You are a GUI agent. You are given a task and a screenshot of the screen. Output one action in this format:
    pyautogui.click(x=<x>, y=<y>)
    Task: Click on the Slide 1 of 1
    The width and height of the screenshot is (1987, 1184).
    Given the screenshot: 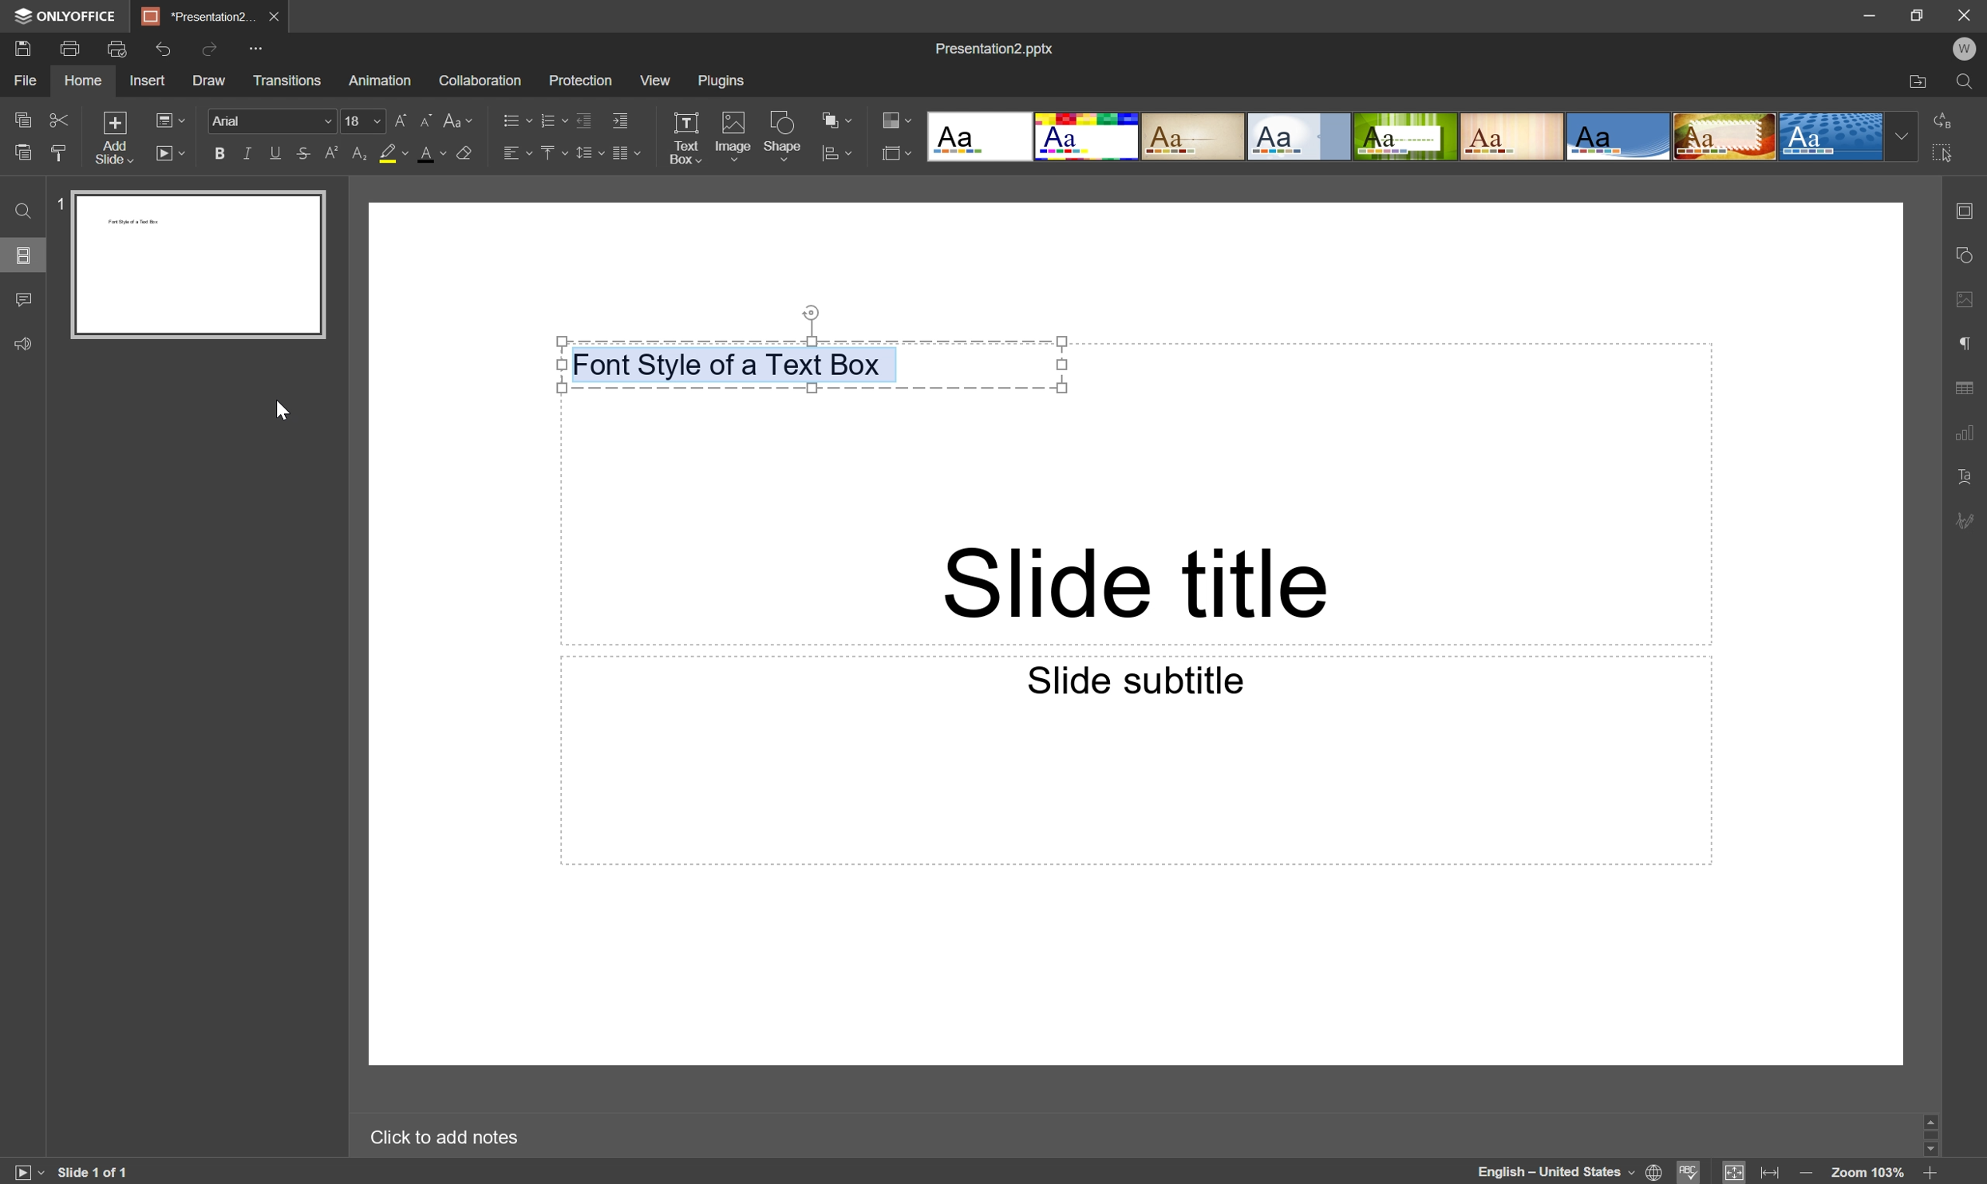 What is the action you would take?
    pyautogui.click(x=100, y=1172)
    